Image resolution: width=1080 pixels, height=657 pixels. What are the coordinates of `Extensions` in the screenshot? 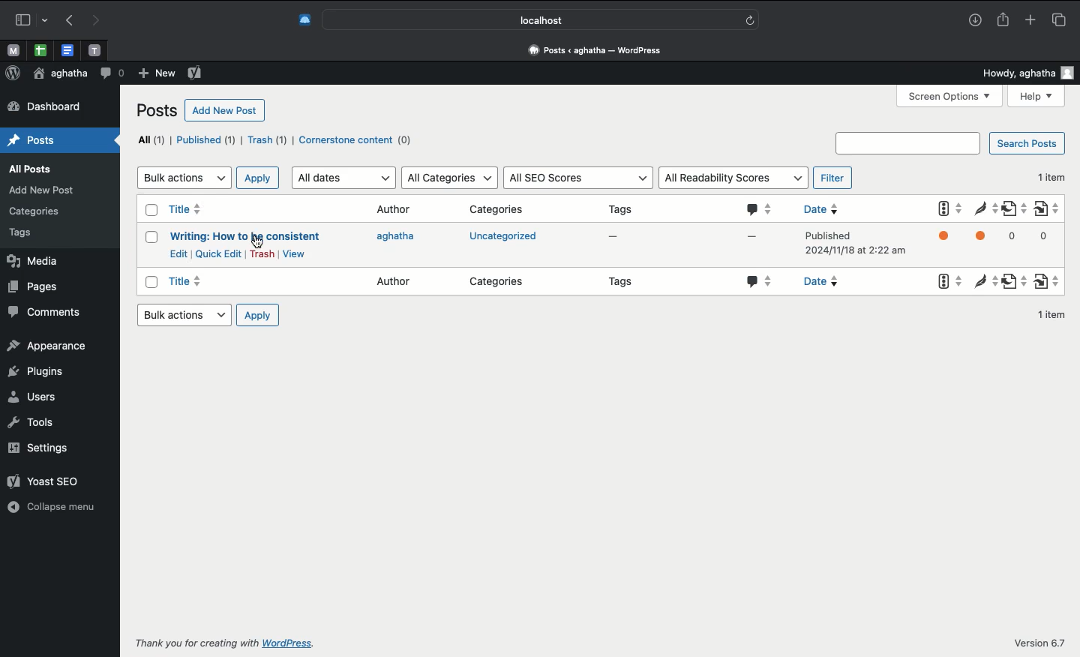 It's located at (296, 21).